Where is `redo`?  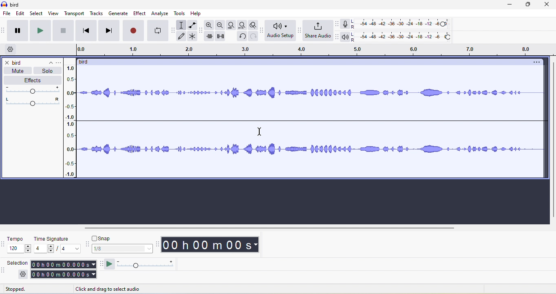 redo is located at coordinates (252, 39).